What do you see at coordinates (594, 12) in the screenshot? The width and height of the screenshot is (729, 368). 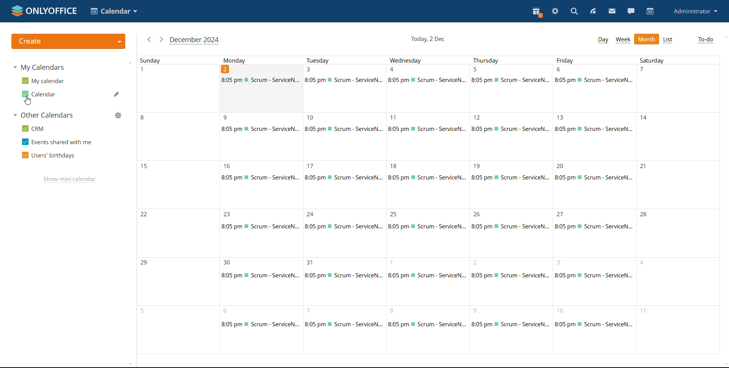 I see `feed` at bounding box center [594, 12].